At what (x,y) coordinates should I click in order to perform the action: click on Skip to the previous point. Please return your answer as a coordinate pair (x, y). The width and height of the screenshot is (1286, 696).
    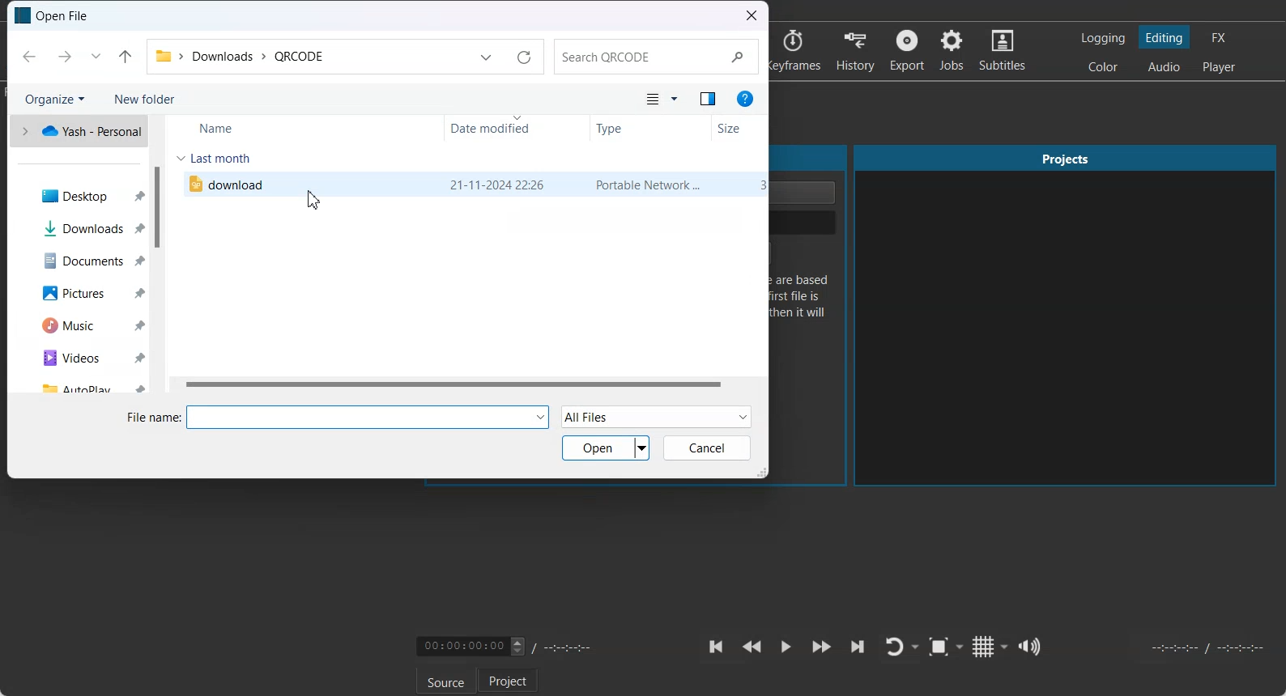
    Looking at the image, I should click on (717, 646).